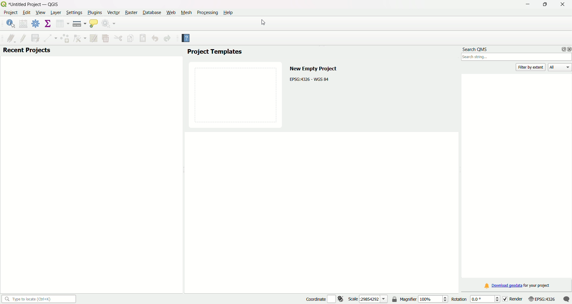 Image resolution: width=572 pixels, height=304 pixels. Describe the element at coordinates (27, 51) in the screenshot. I see `recent projects` at that location.